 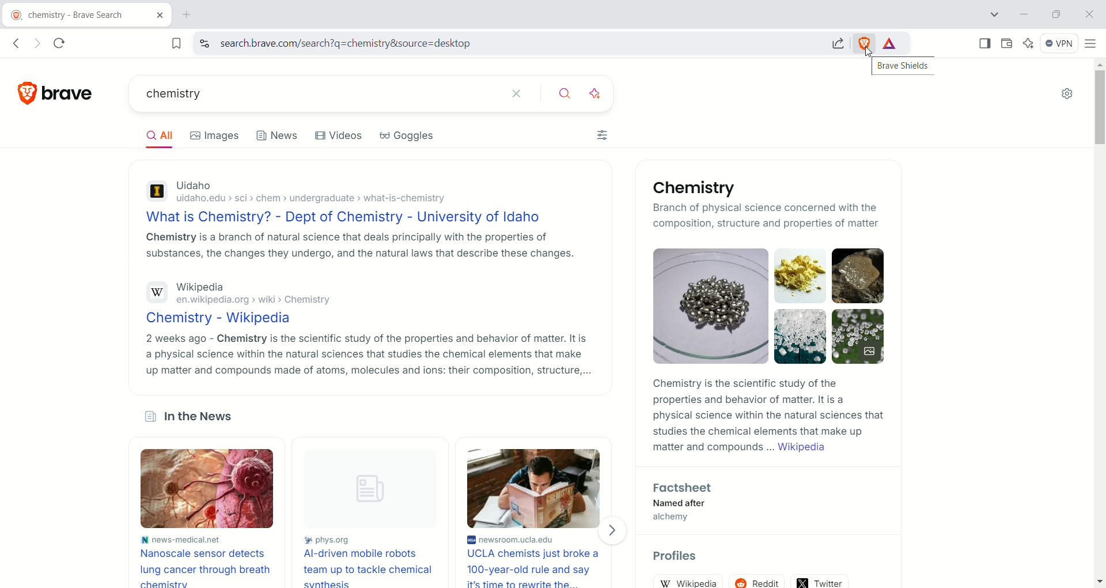 What do you see at coordinates (20, 43) in the screenshot?
I see `click to go back, hold to see history` at bounding box center [20, 43].